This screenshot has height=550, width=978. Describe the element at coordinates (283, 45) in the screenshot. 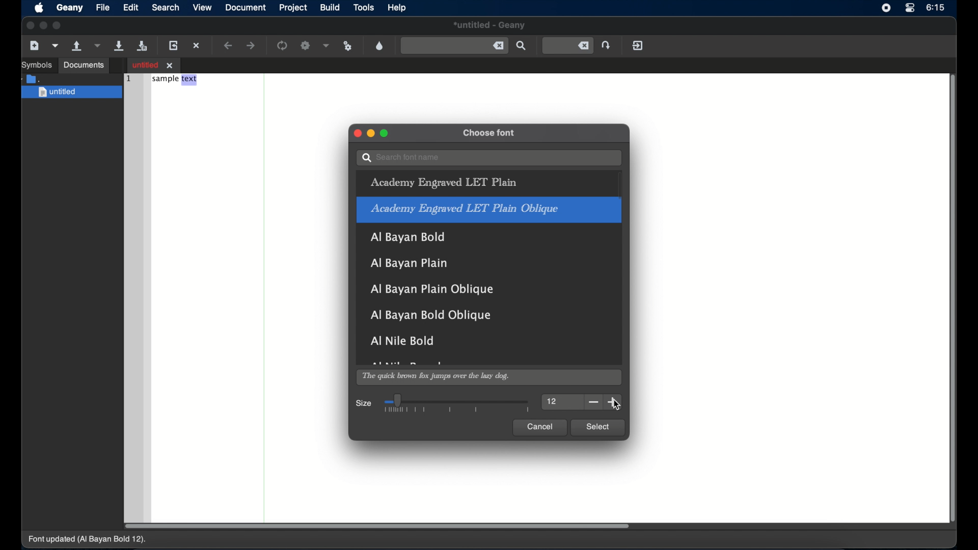

I see `compile the current file` at that location.